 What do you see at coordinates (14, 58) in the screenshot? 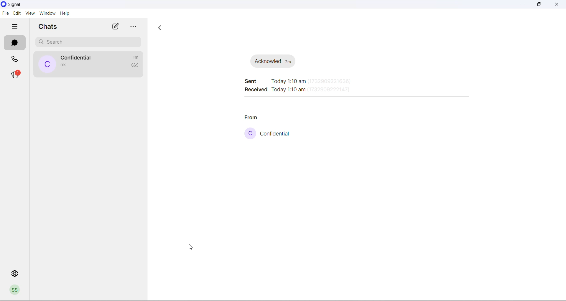
I see `calls` at bounding box center [14, 58].